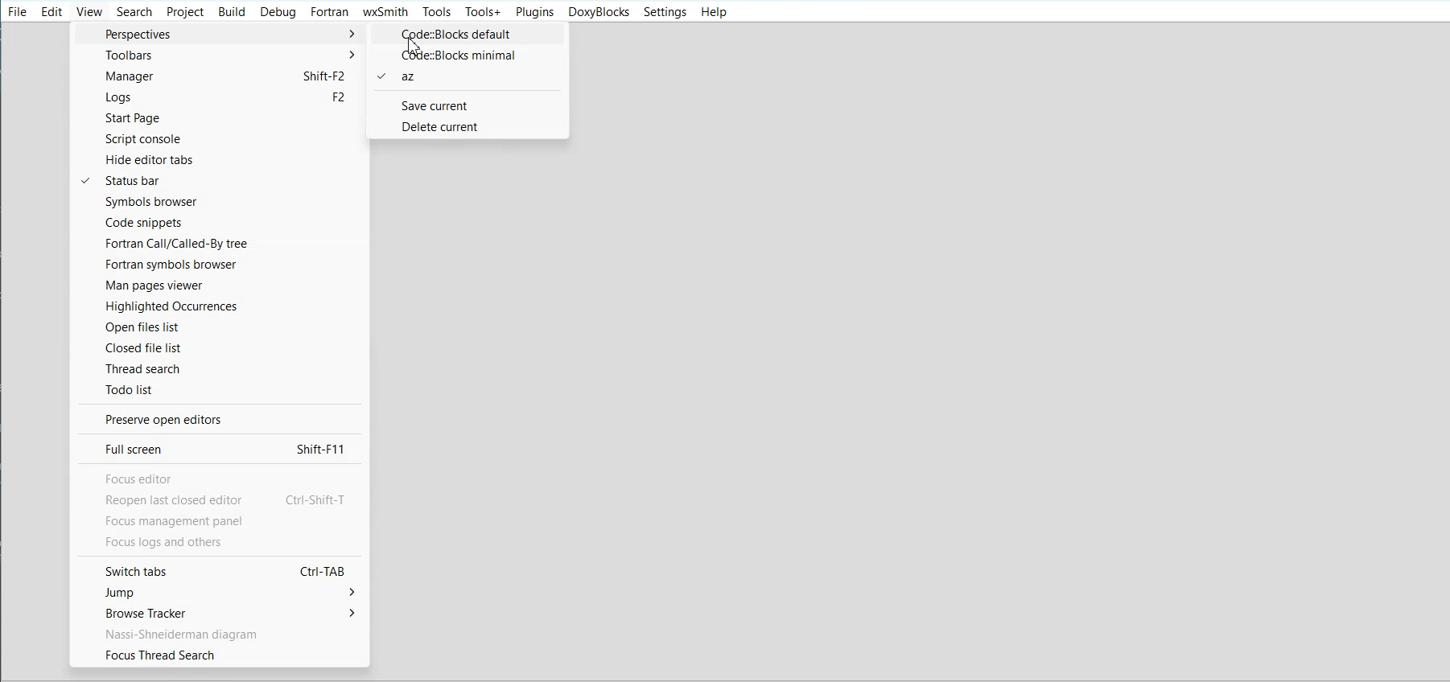 The width and height of the screenshot is (1450, 682). Describe the element at coordinates (178, 634) in the screenshot. I see `Text` at that location.